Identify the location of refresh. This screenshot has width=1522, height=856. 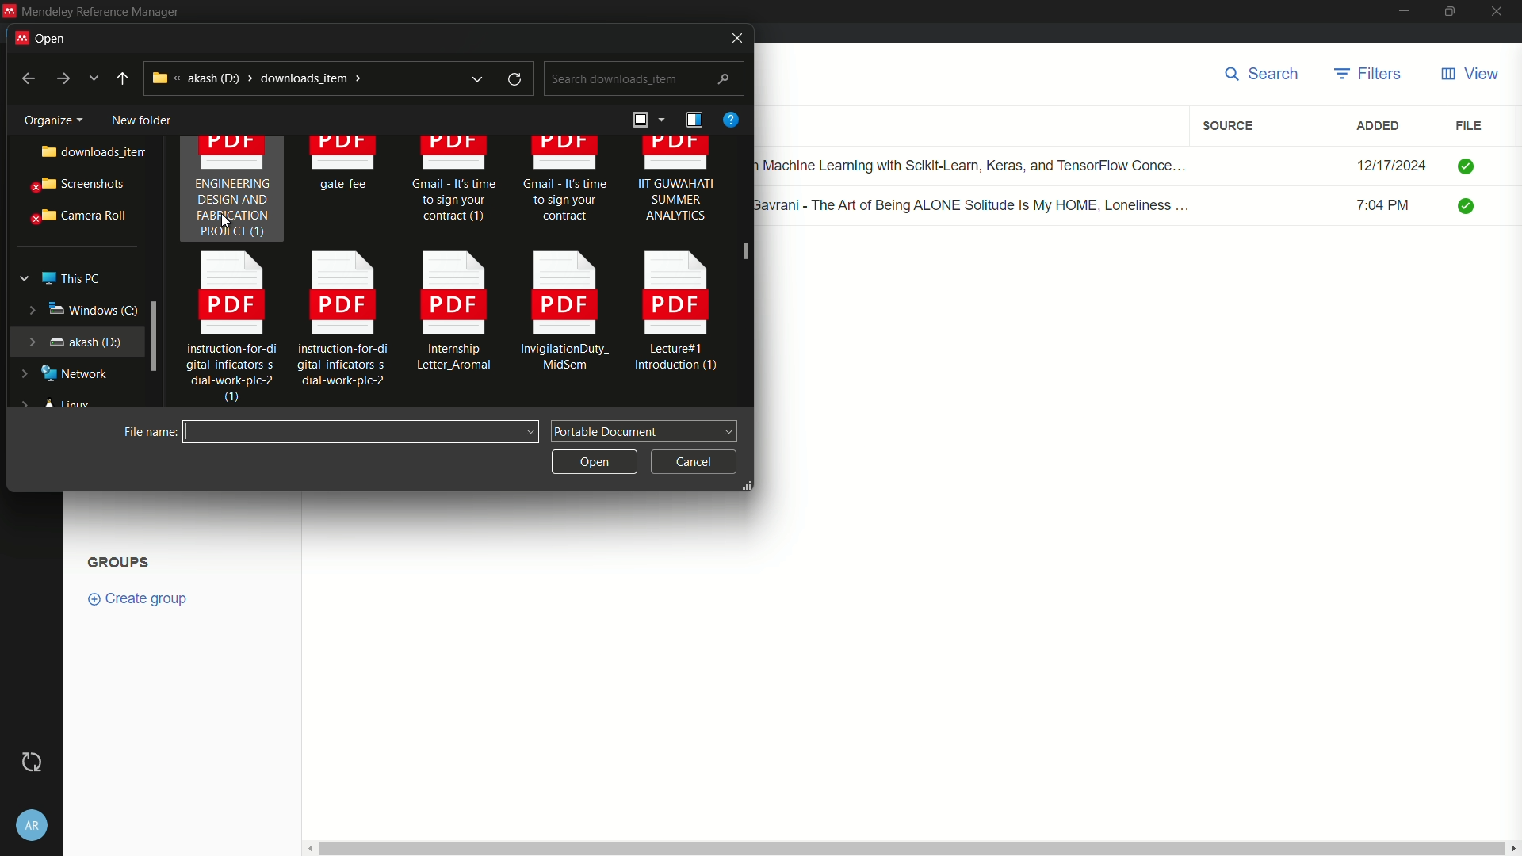
(517, 79).